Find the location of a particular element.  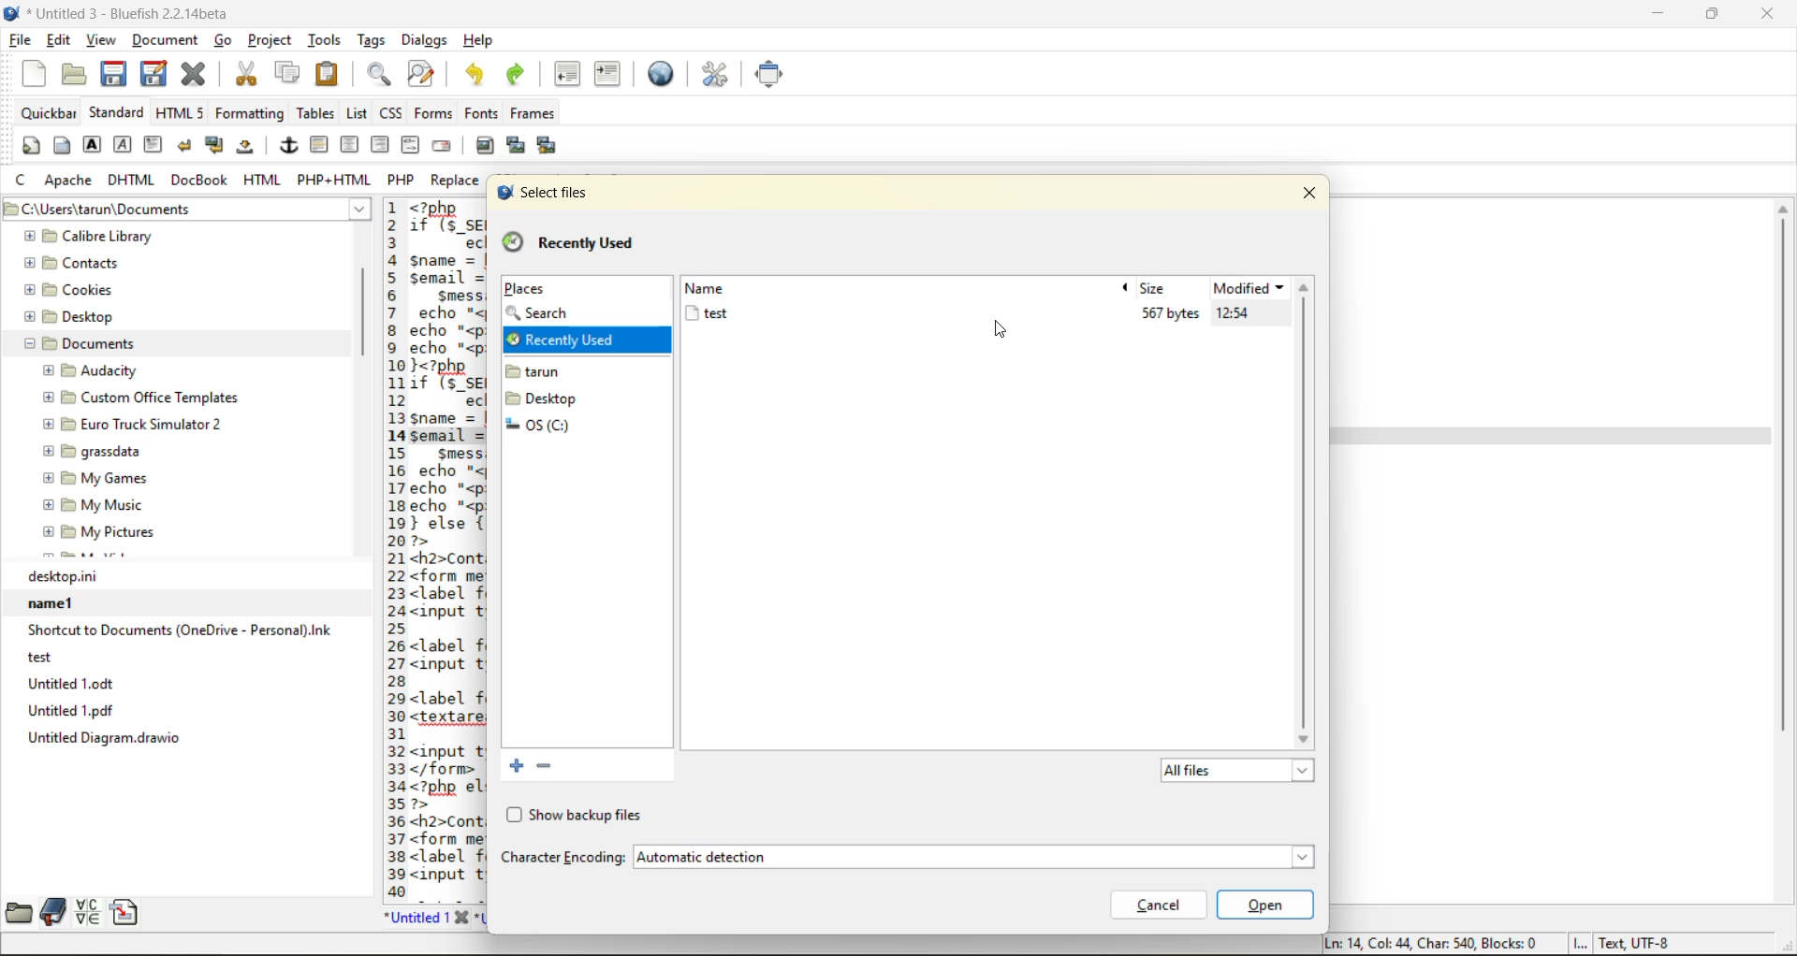

copy is located at coordinates (285, 74).